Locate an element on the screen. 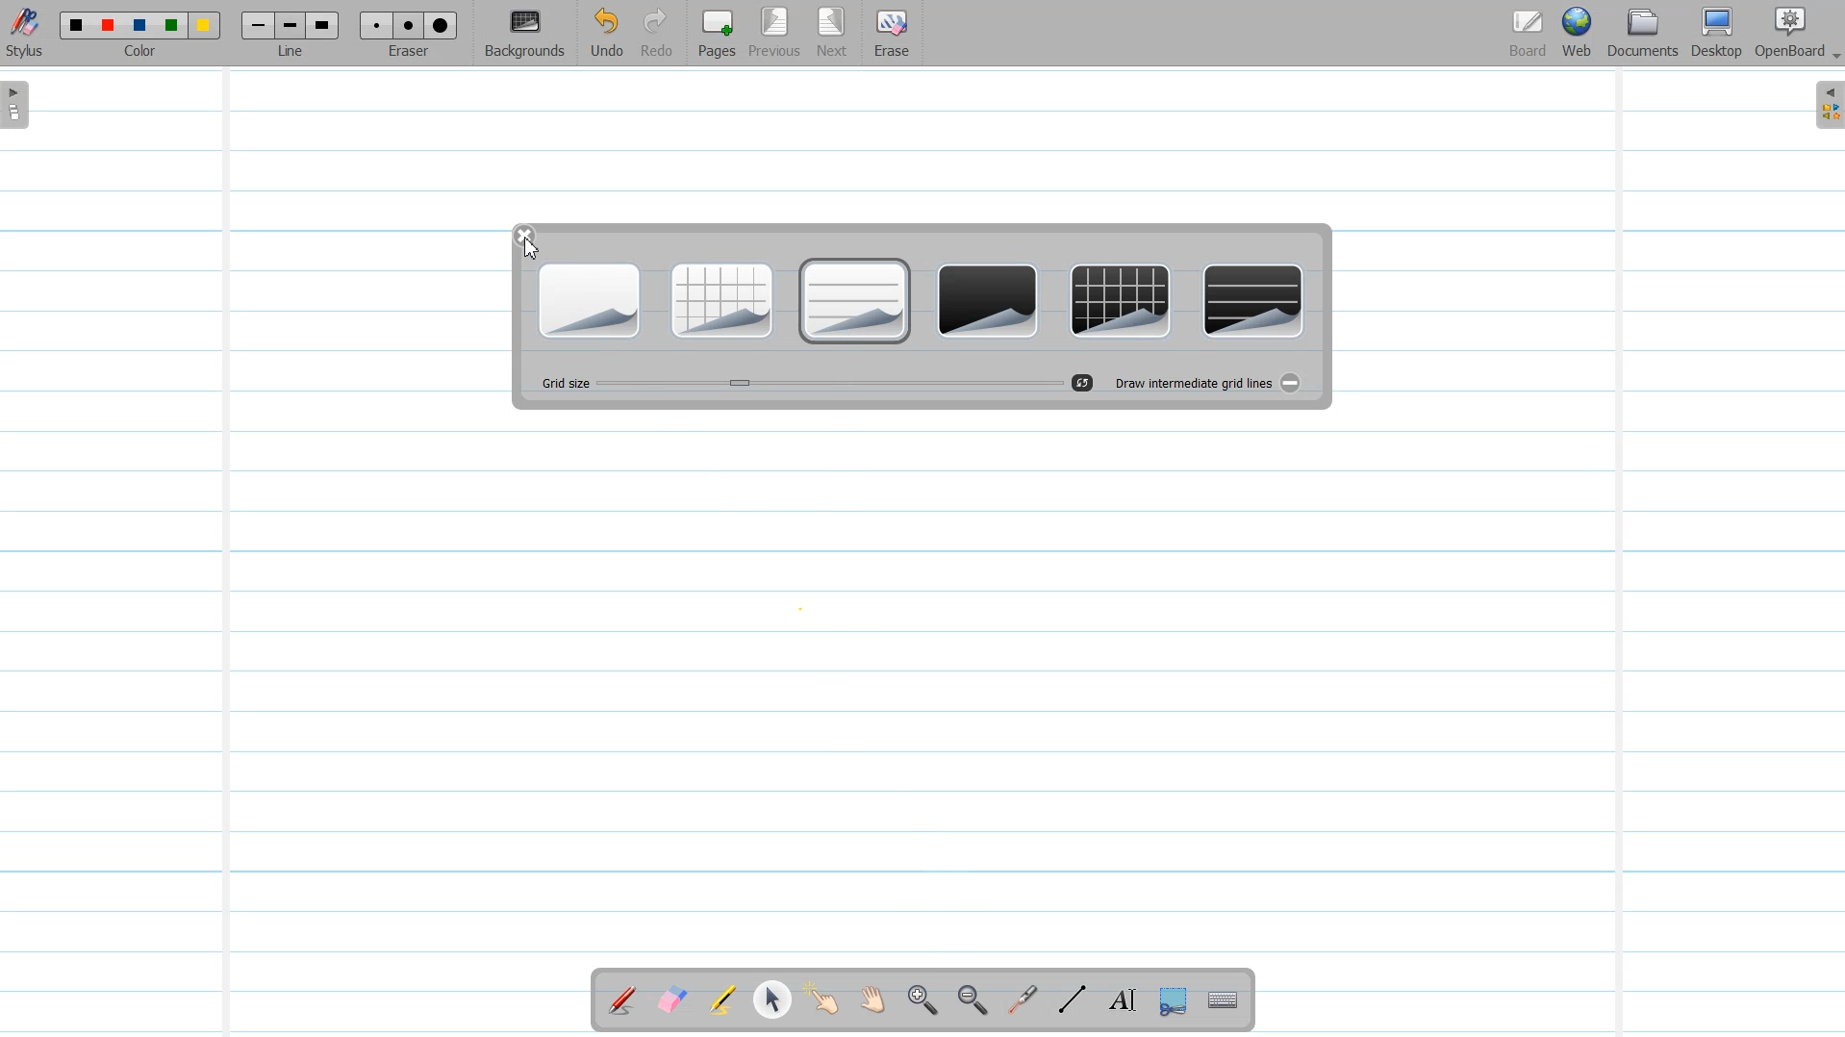 The height and width of the screenshot is (1037, 1845). Ruler Light Background is located at coordinates (853, 300).